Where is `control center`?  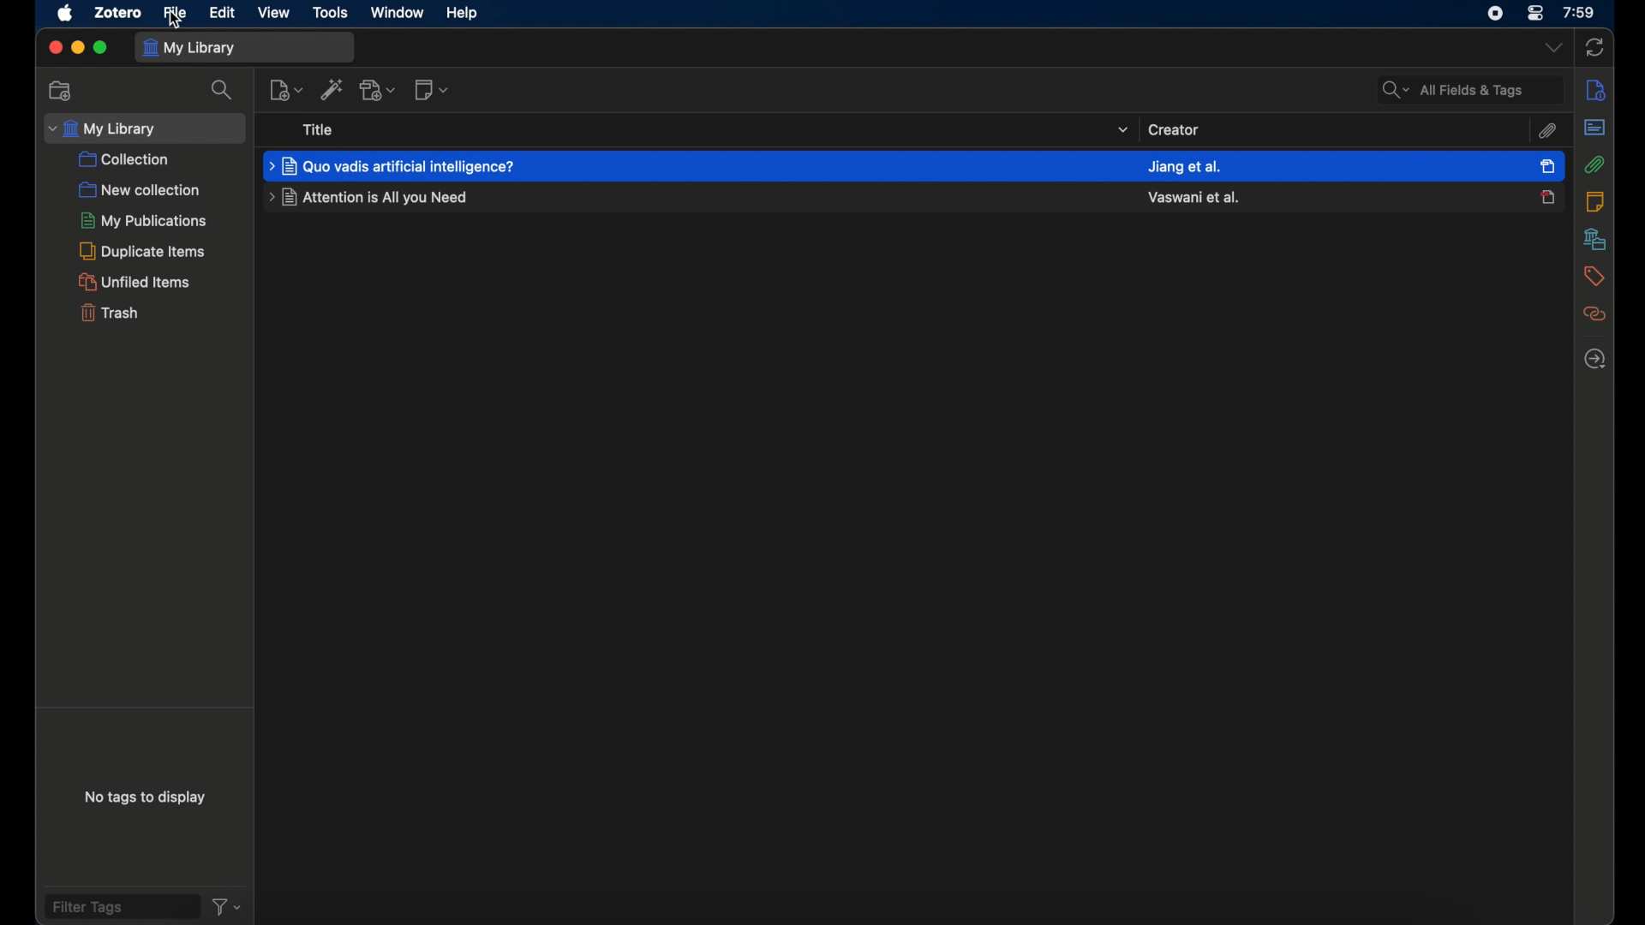
control center is located at coordinates (1536, 12).